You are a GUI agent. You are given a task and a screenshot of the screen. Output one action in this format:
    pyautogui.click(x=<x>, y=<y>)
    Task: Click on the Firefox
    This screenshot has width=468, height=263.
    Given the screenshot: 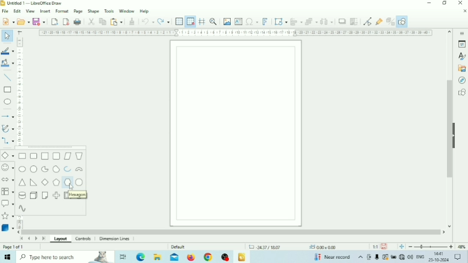 What is the action you would take?
    pyautogui.click(x=191, y=257)
    